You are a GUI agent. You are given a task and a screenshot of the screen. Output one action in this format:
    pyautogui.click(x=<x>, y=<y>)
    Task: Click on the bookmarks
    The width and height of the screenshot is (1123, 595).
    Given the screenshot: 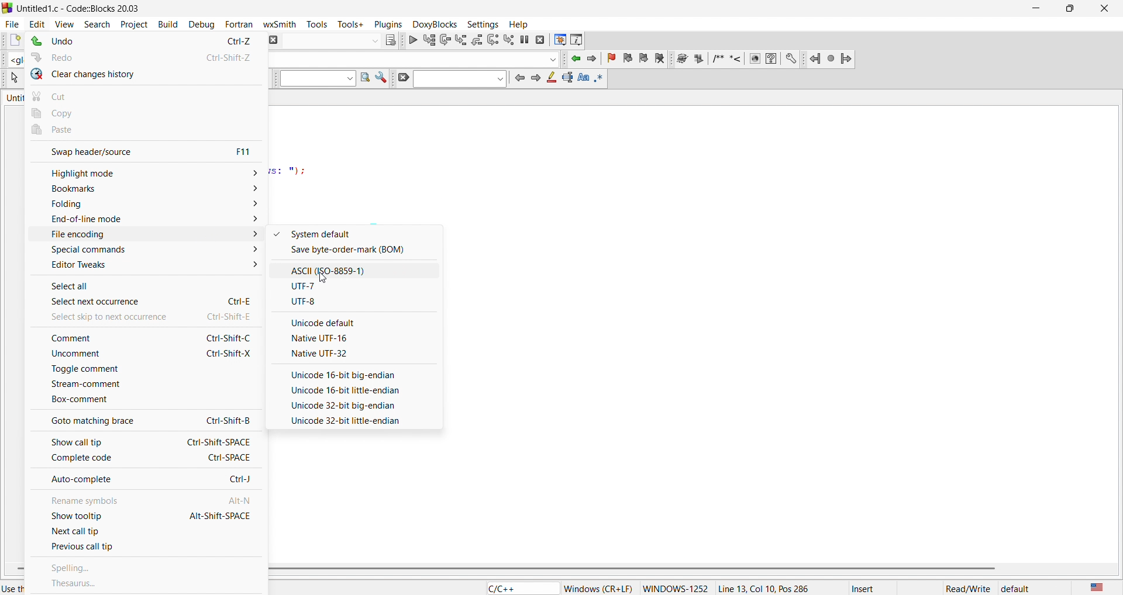 What is the action you would take?
    pyautogui.click(x=144, y=188)
    